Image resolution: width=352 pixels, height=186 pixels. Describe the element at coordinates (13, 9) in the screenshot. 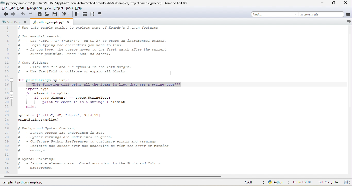

I see `edit` at that location.